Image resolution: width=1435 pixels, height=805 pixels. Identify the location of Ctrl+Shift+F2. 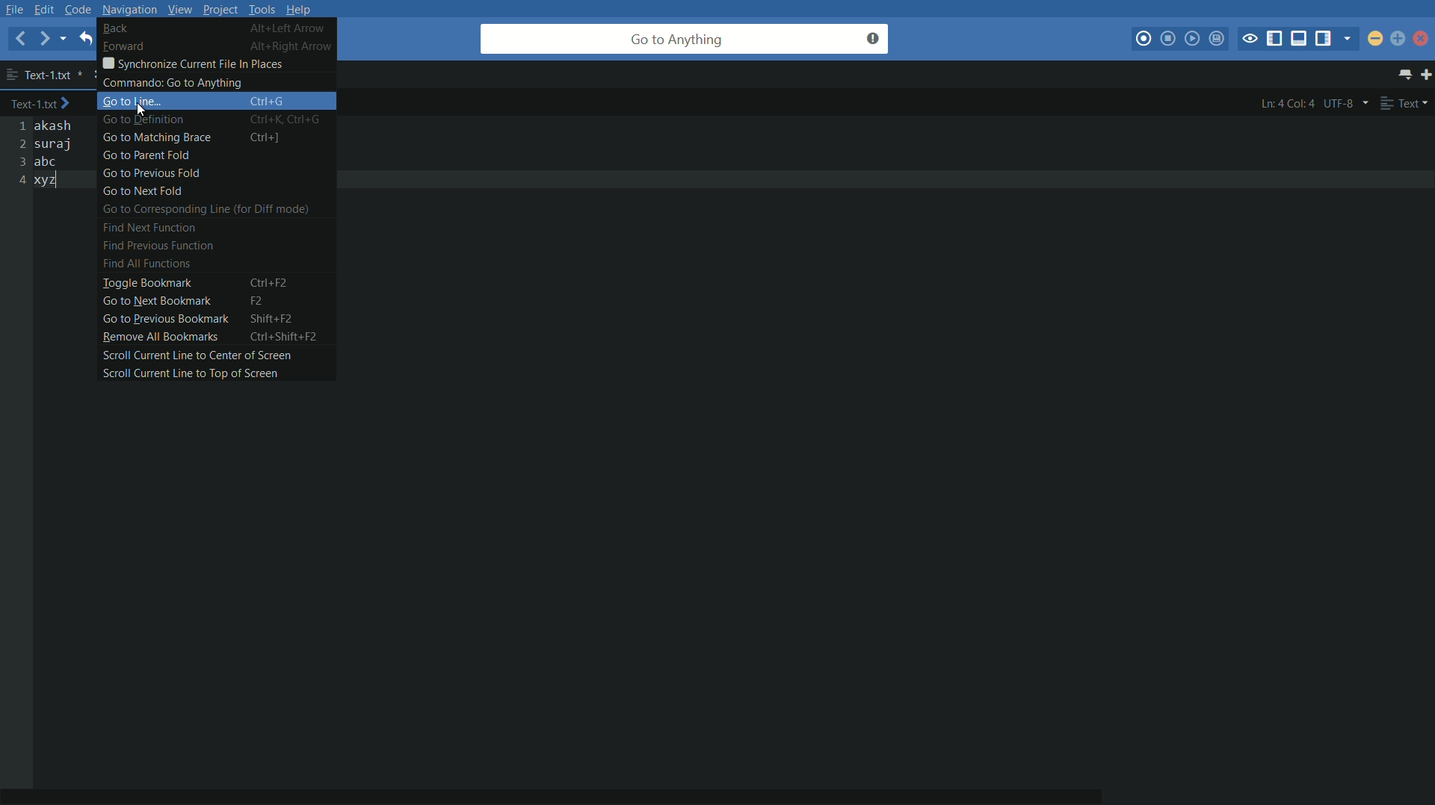
(289, 337).